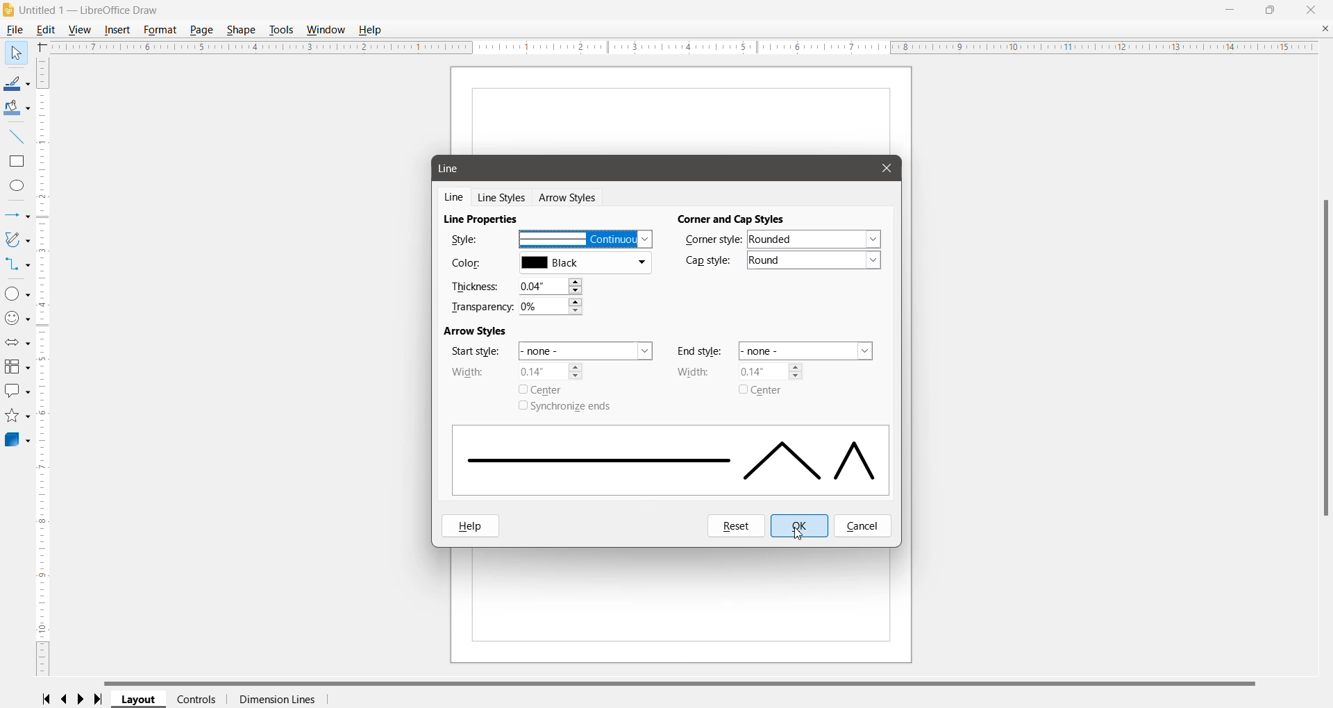  I want to click on Scroll to next page, so click(82, 700).